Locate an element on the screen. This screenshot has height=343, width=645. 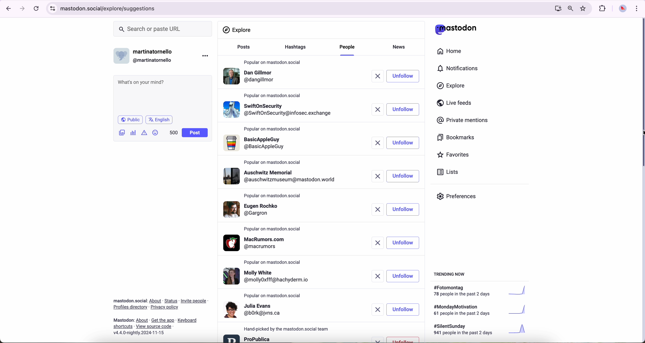
profile picture is located at coordinates (621, 9).